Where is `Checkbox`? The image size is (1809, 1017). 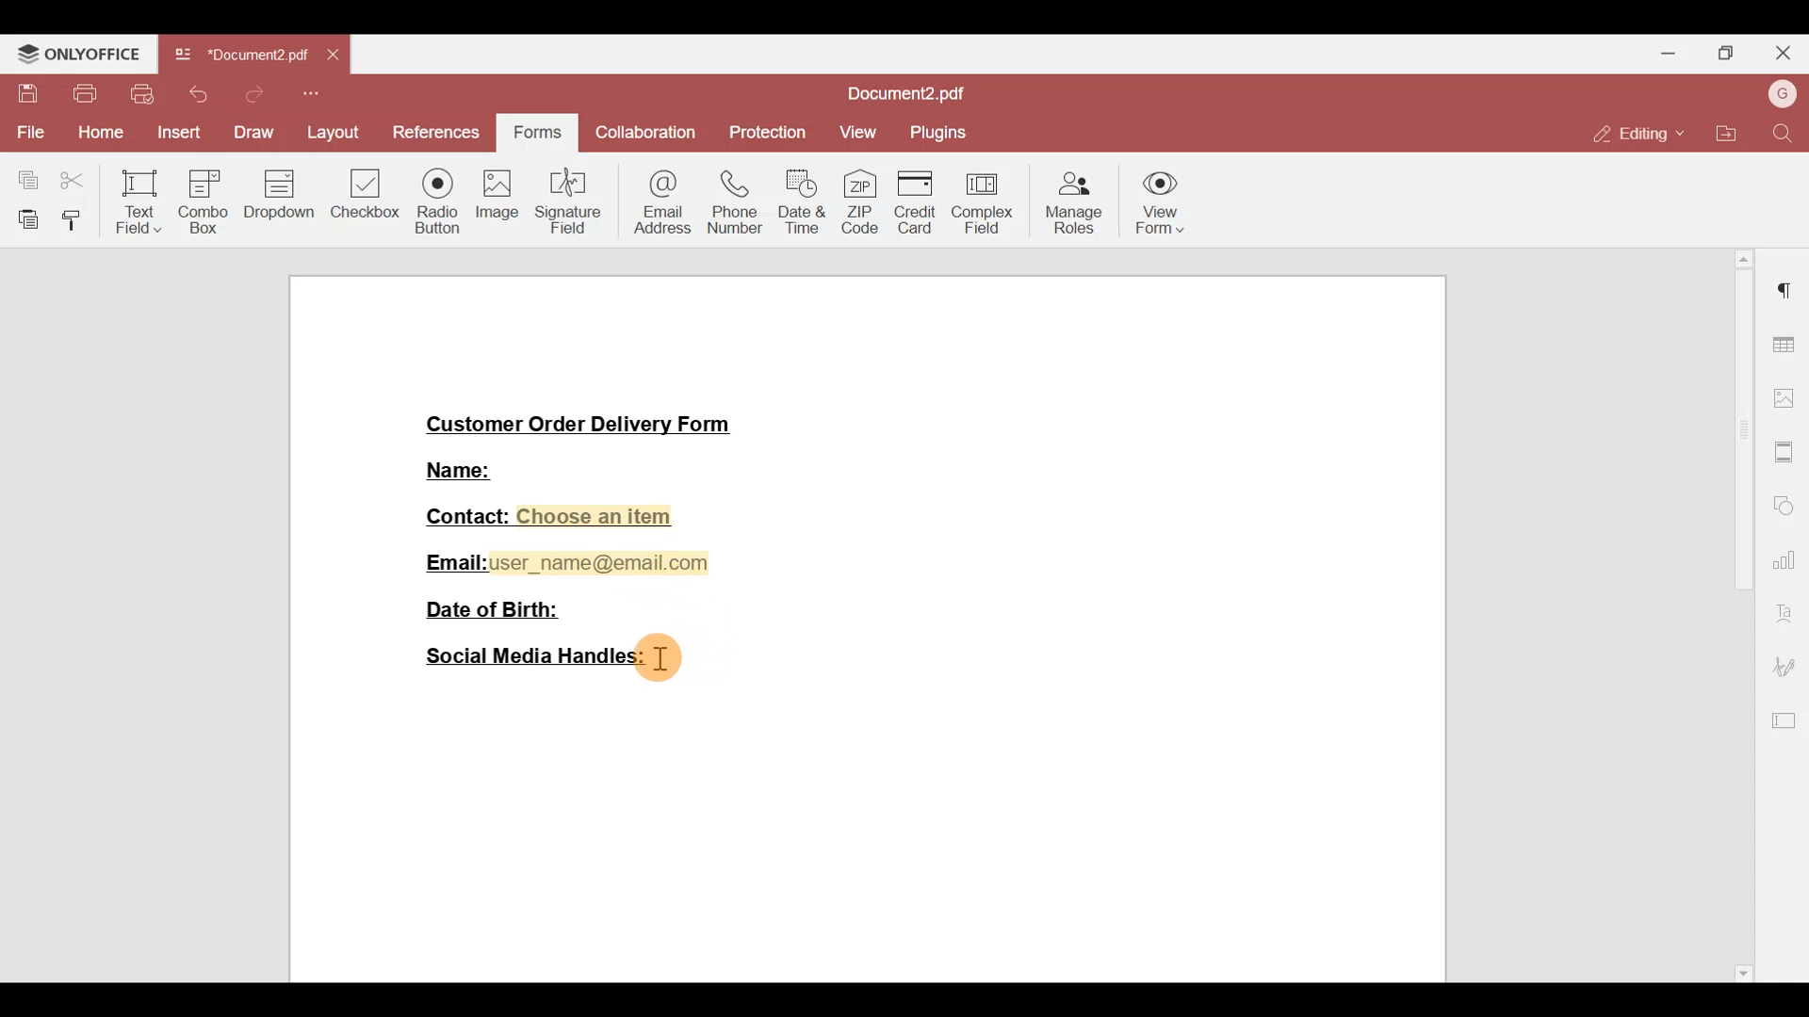 Checkbox is located at coordinates (363, 192).